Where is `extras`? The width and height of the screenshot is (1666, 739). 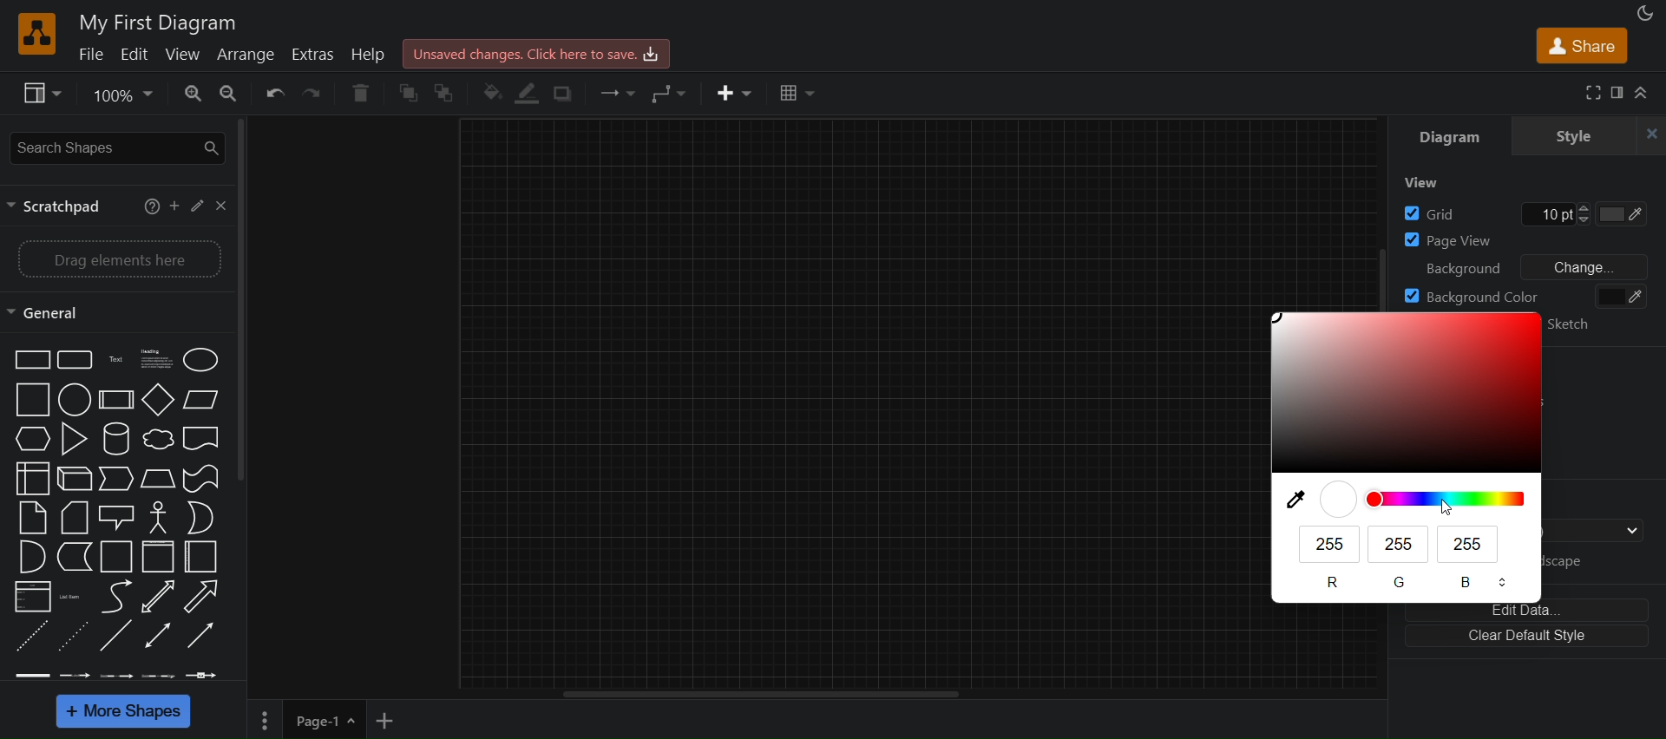
extras is located at coordinates (312, 55).